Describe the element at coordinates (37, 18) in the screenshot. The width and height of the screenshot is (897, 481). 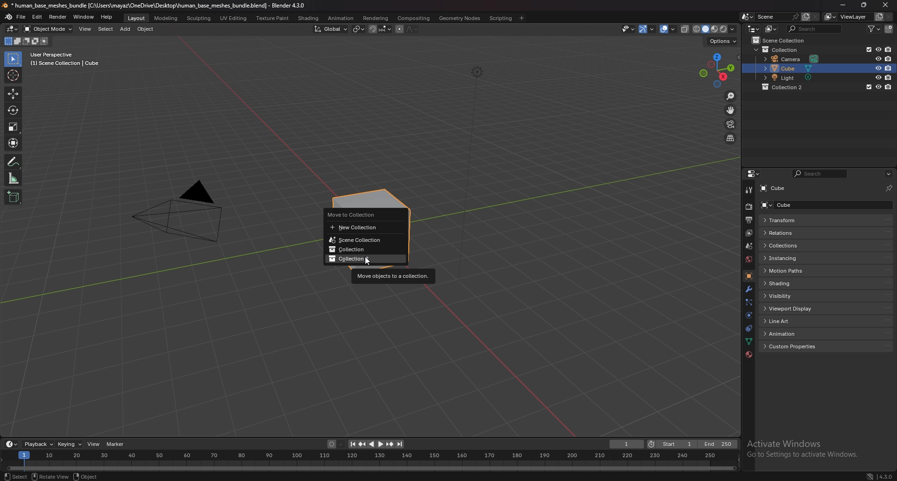
I see `edit` at that location.